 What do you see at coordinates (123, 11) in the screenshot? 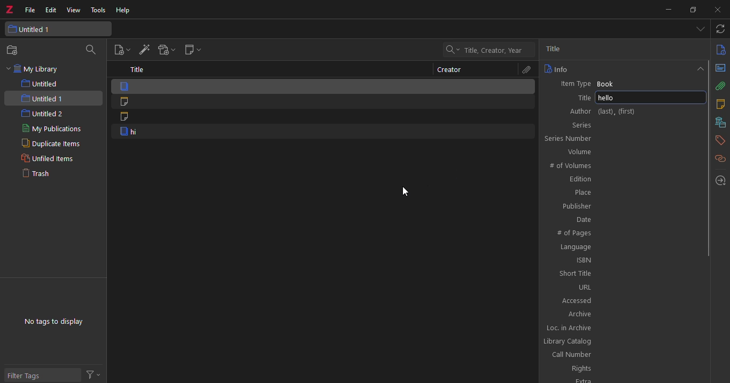
I see `help` at bounding box center [123, 11].